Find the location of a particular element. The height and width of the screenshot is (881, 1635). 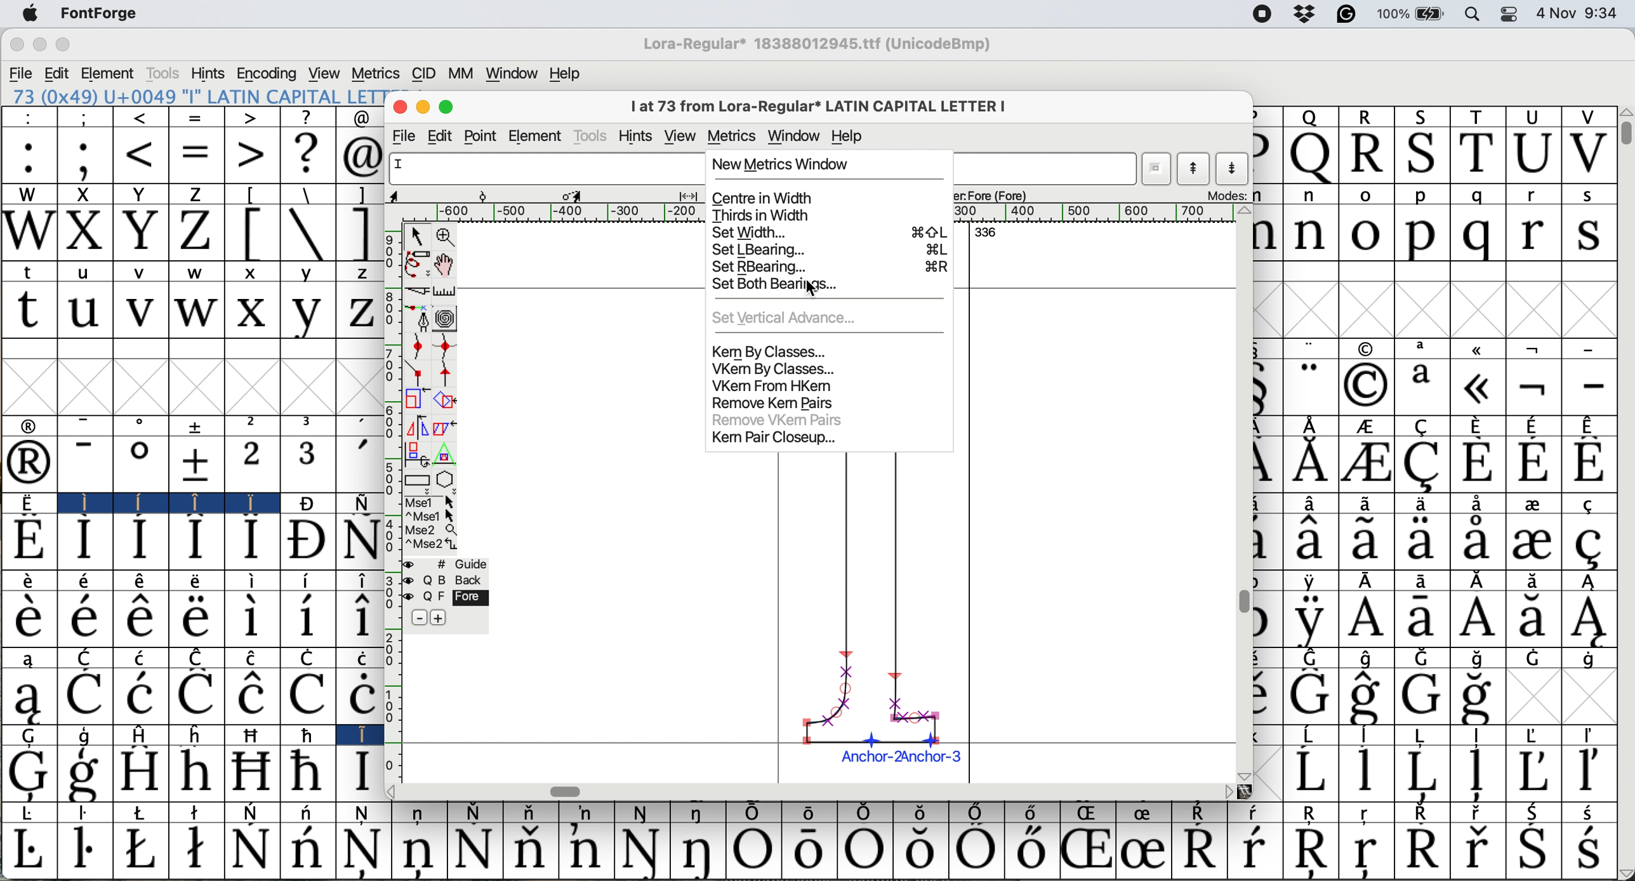

Symbol is located at coordinates (1427, 581).